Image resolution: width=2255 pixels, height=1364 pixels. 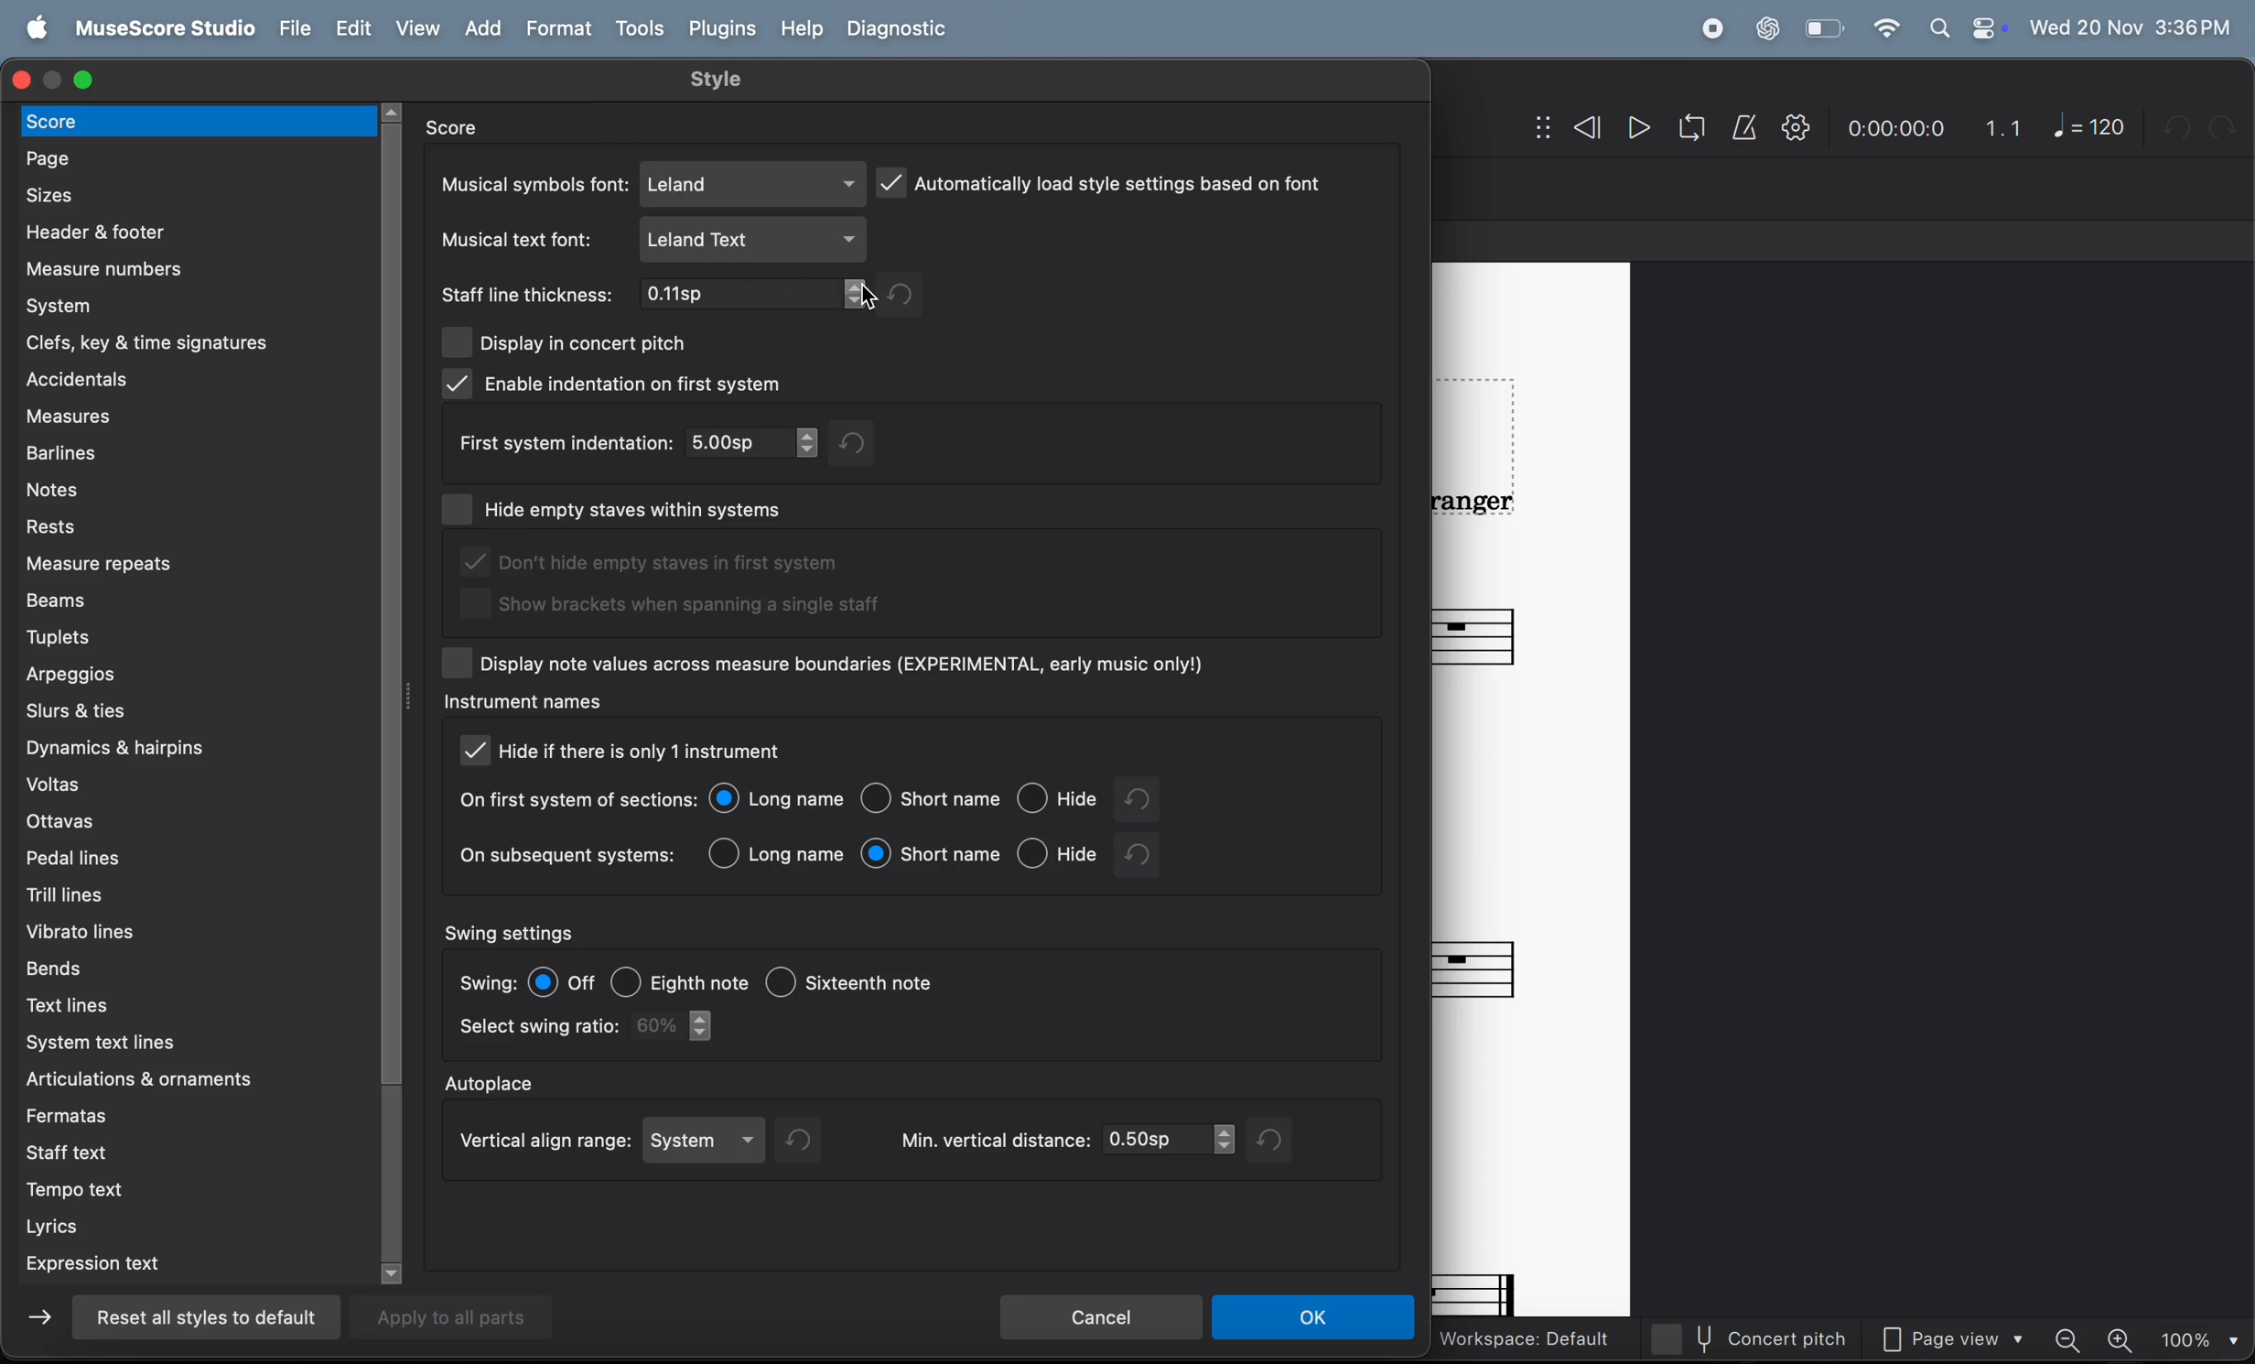 I want to click on use score studi0 menu, so click(x=160, y=29).